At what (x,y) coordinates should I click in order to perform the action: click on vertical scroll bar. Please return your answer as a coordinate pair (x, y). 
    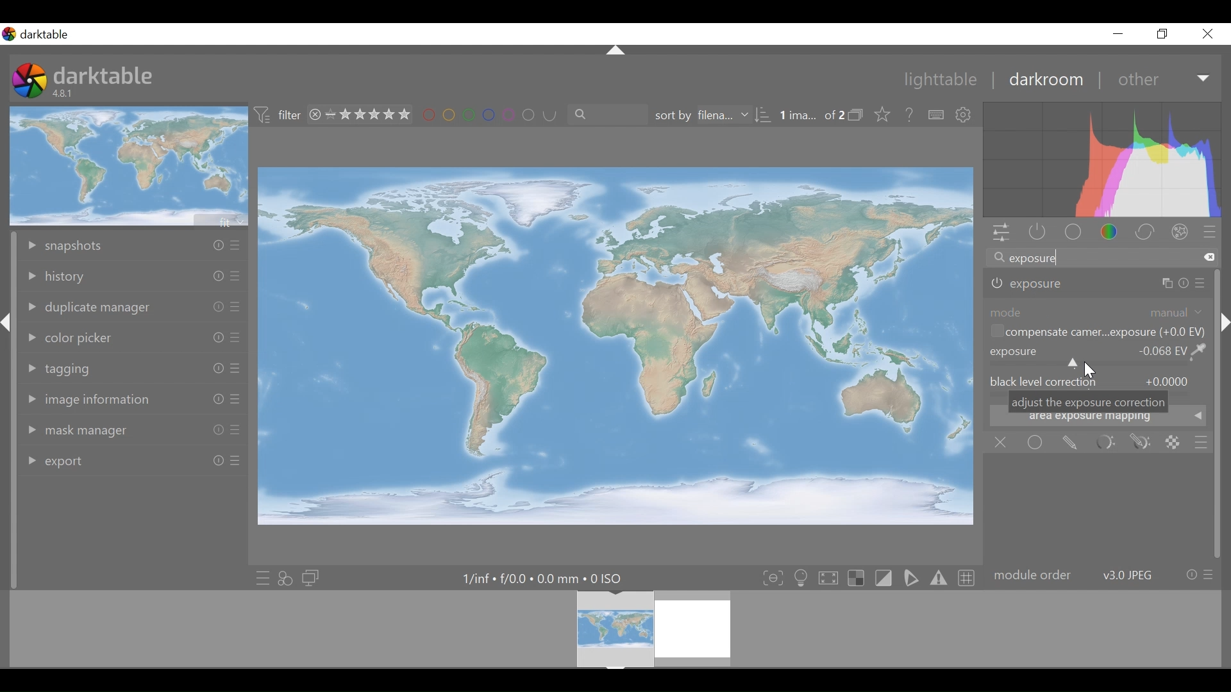
    Looking at the image, I should click on (1219, 456).